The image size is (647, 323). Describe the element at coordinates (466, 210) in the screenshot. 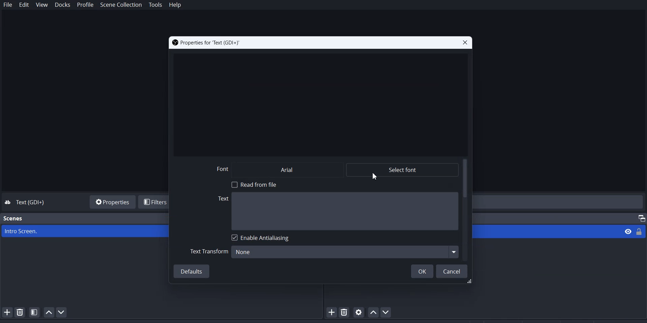

I see `Vertical Scroll bar` at that location.